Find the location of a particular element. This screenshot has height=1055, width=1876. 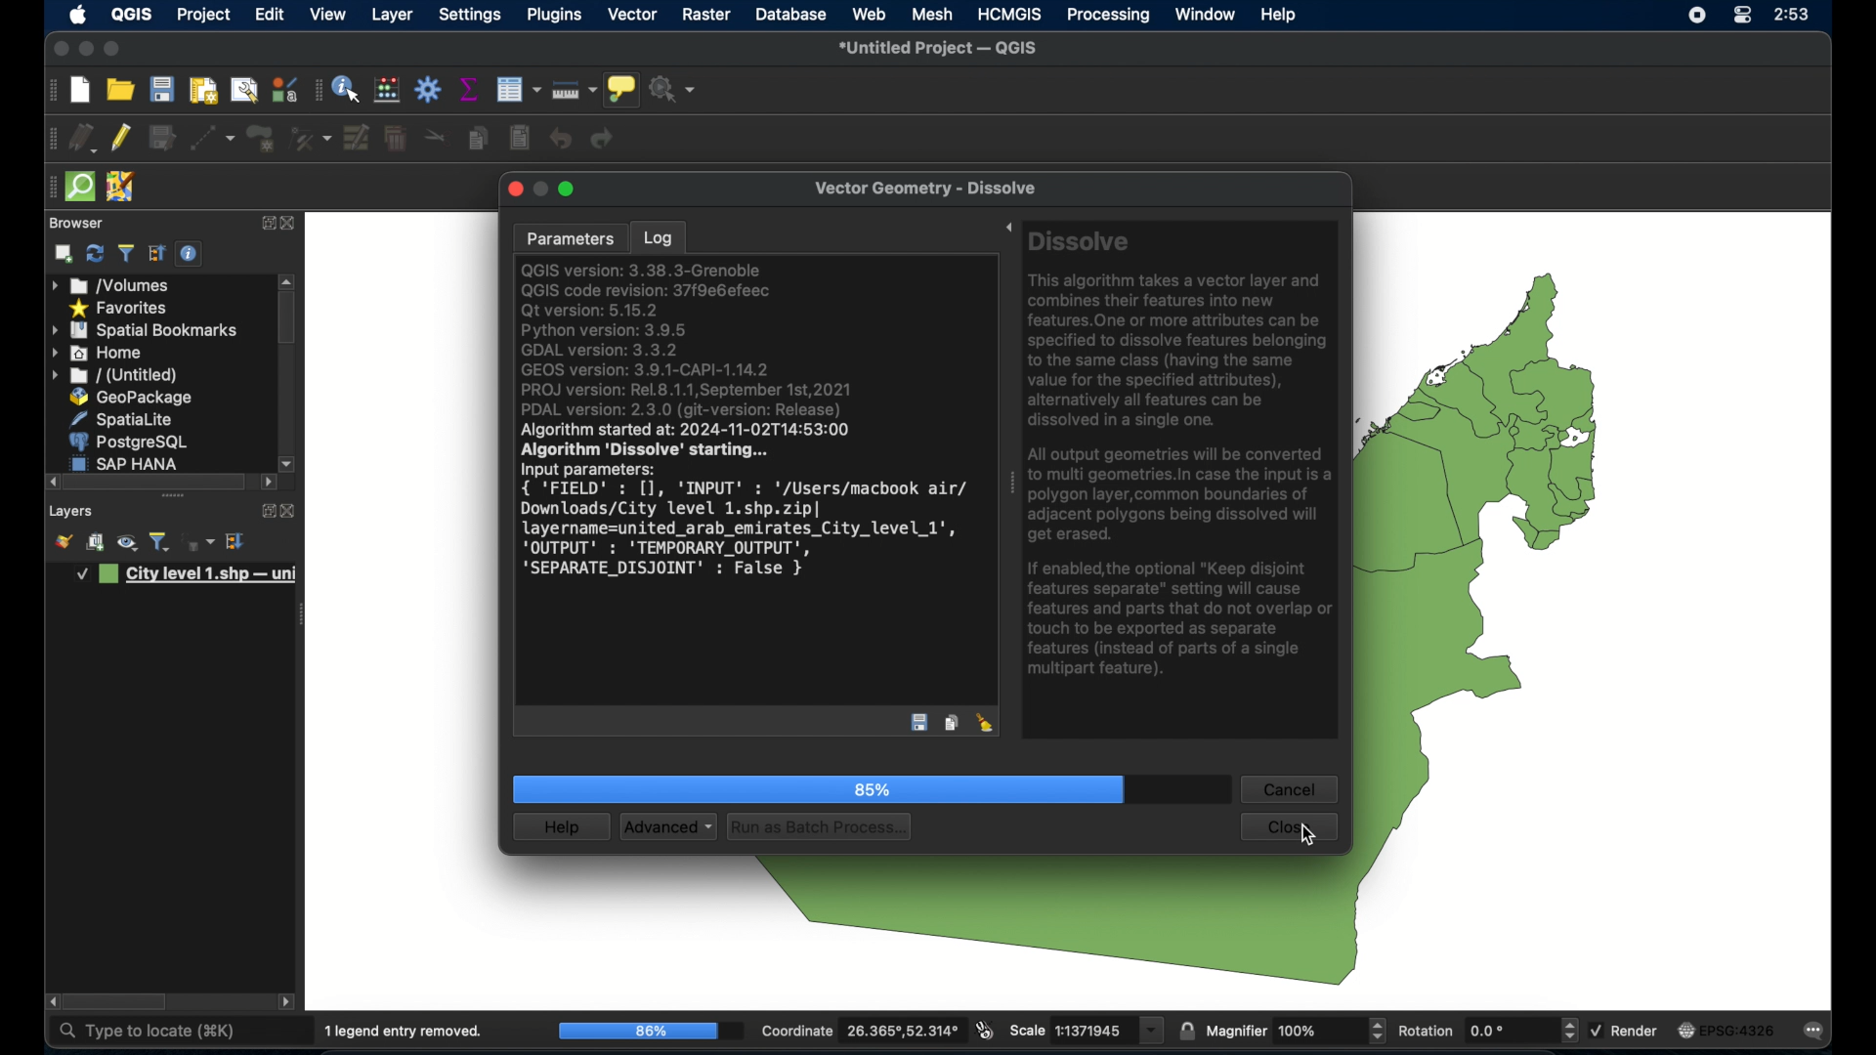

settings is located at coordinates (471, 16).